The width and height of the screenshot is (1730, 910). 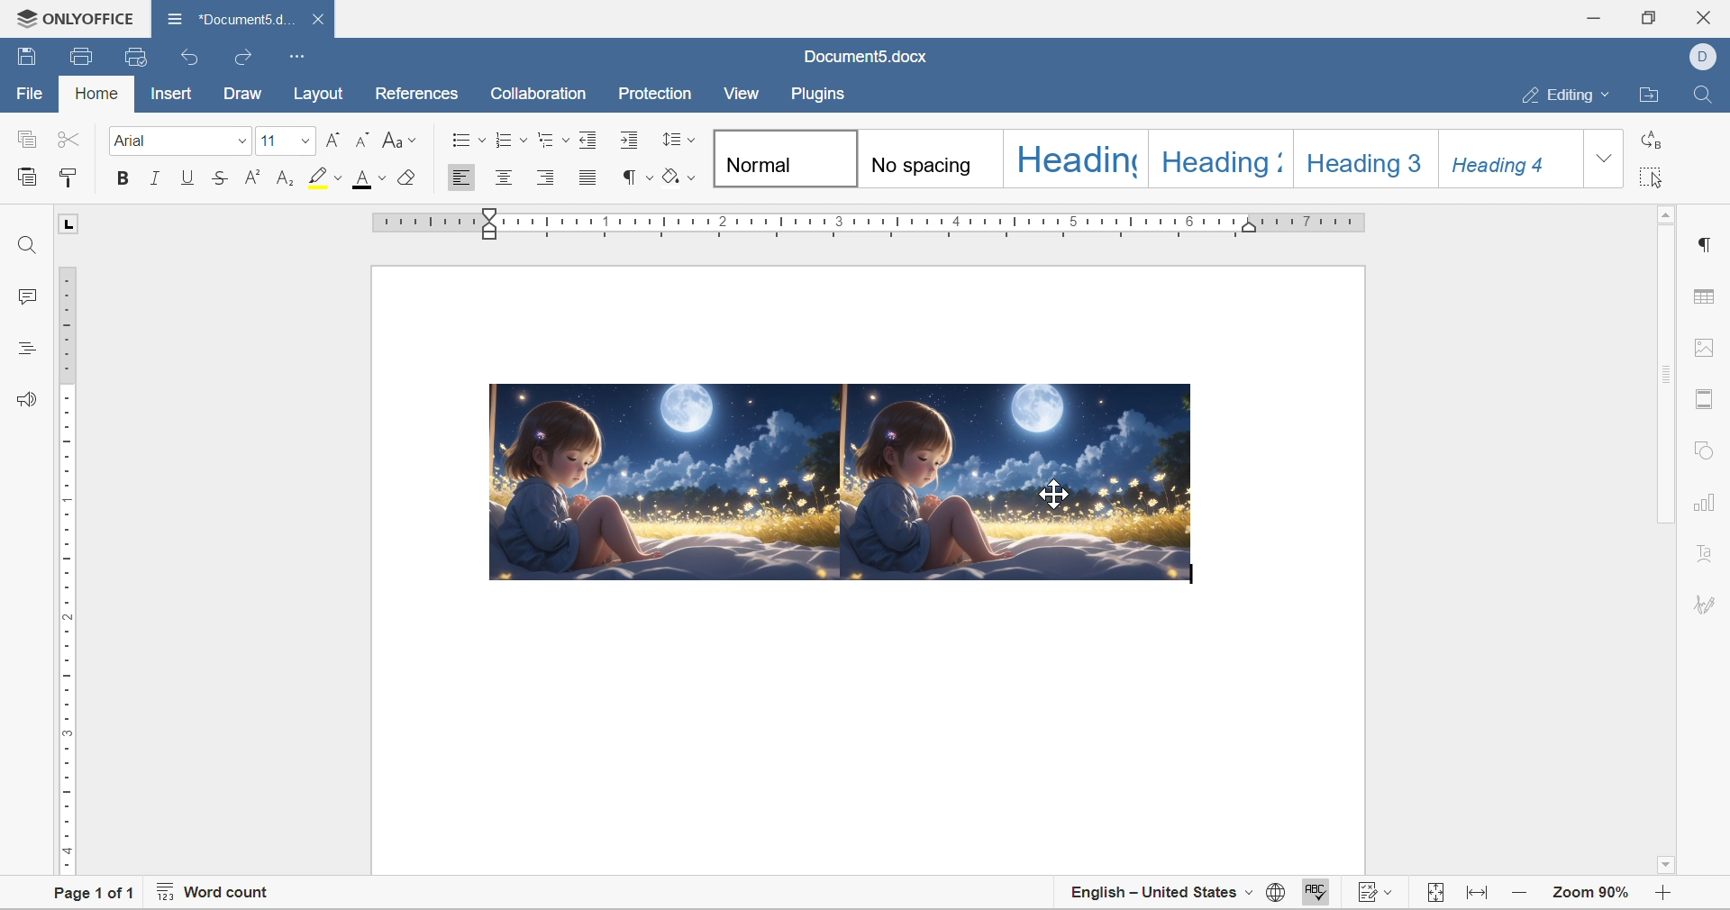 What do you see at coordinates (327, 177) in the screenshot?
I see `highlight color` at bounding box center [327, 177].